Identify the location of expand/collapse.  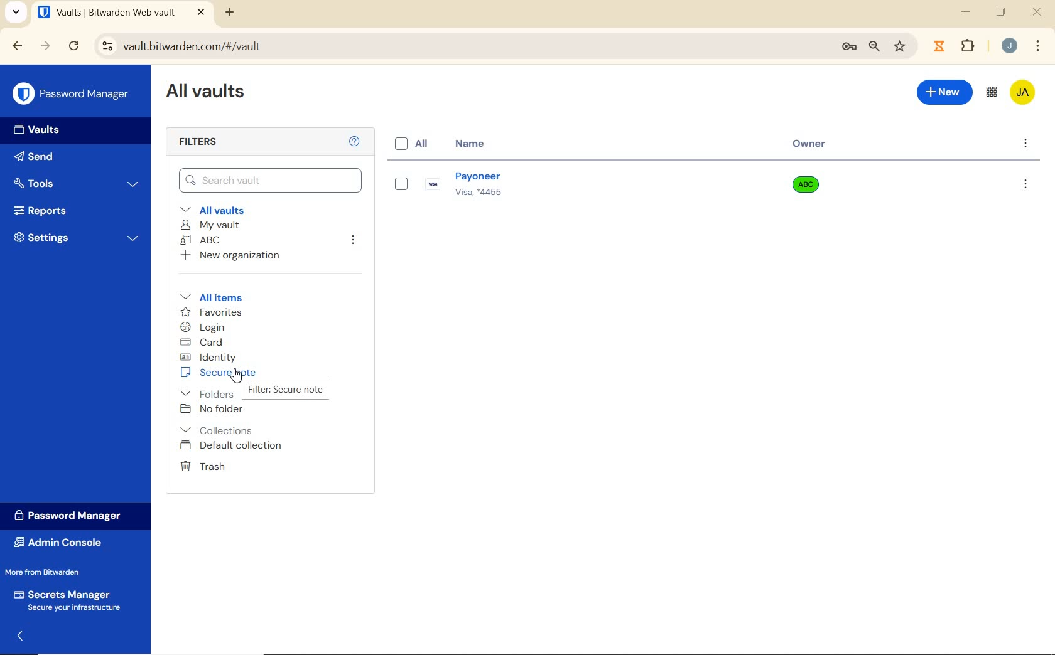
(16, 638).